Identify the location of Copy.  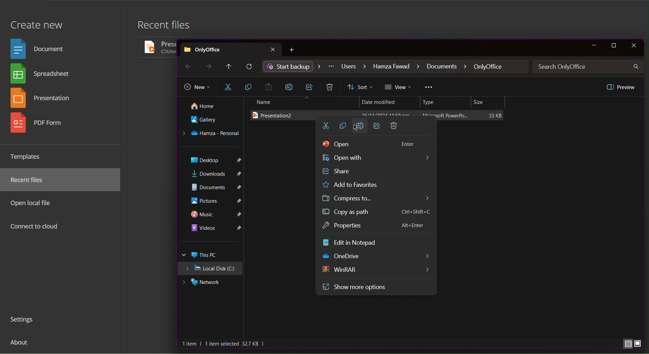
(249, 87).